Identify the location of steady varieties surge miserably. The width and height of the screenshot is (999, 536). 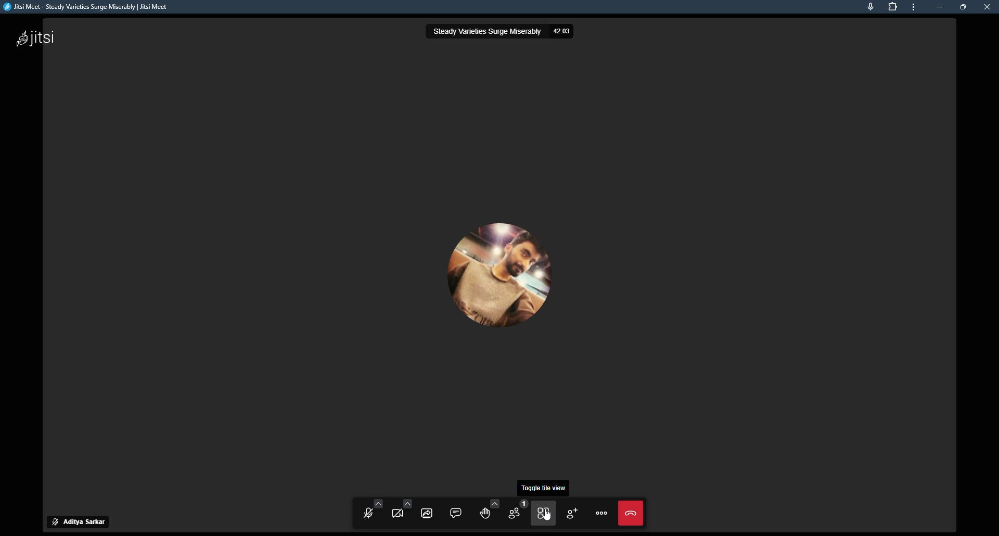
(484, 32).